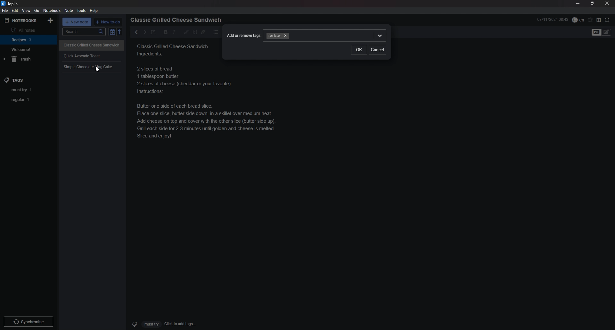 This screenshot has height=330, width=615. What do you see at coordinates (578, 20) in the screenshot?
I see `spell check` at bounding box center [578, 20].